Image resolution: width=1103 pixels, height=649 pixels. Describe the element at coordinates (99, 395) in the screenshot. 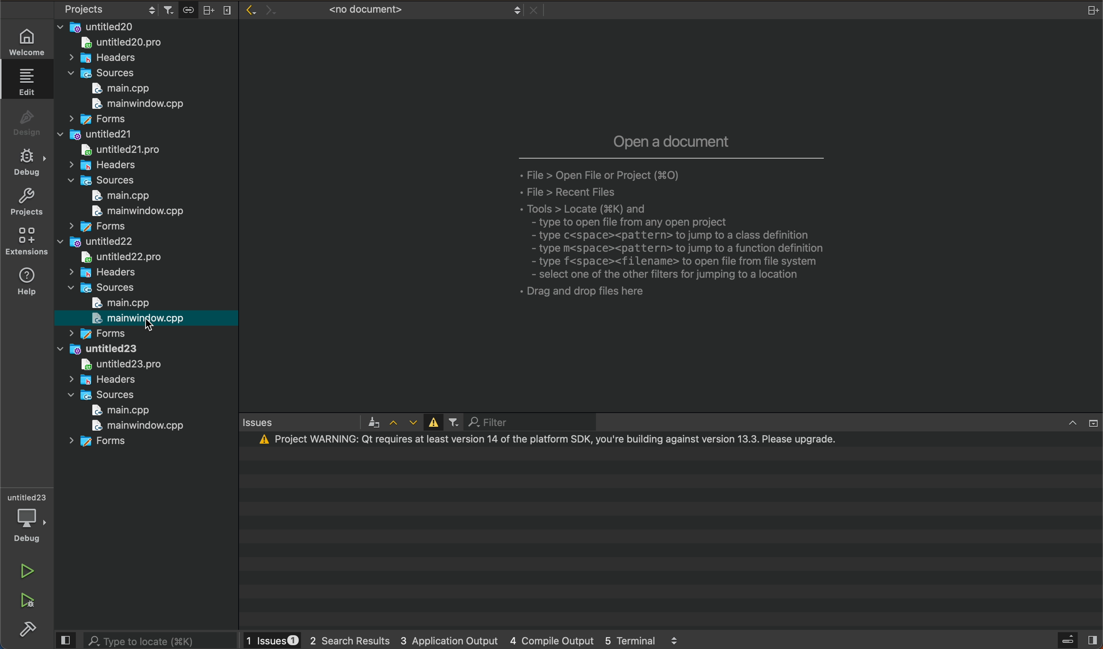

I see `sources` at that location.